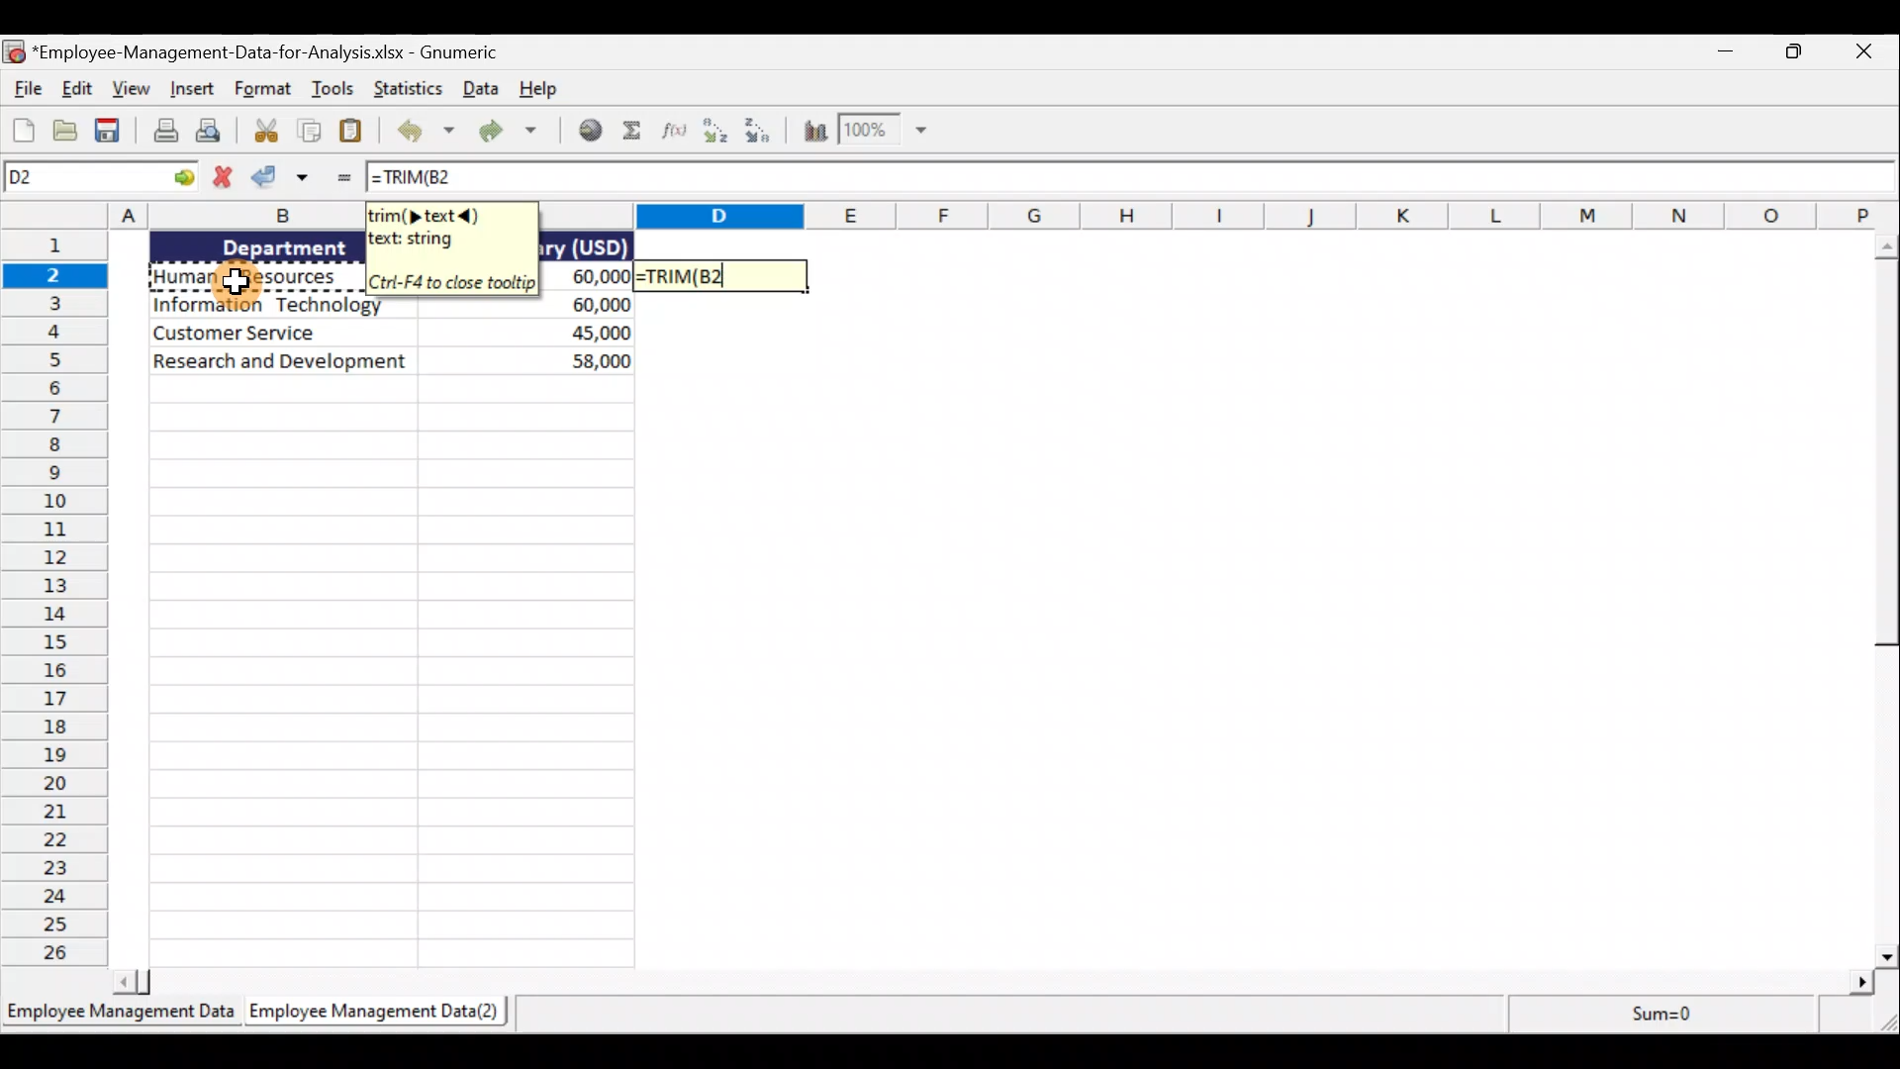 The image size is (1900, 1069). I want to click on scroll bar, so click(1883, 602).